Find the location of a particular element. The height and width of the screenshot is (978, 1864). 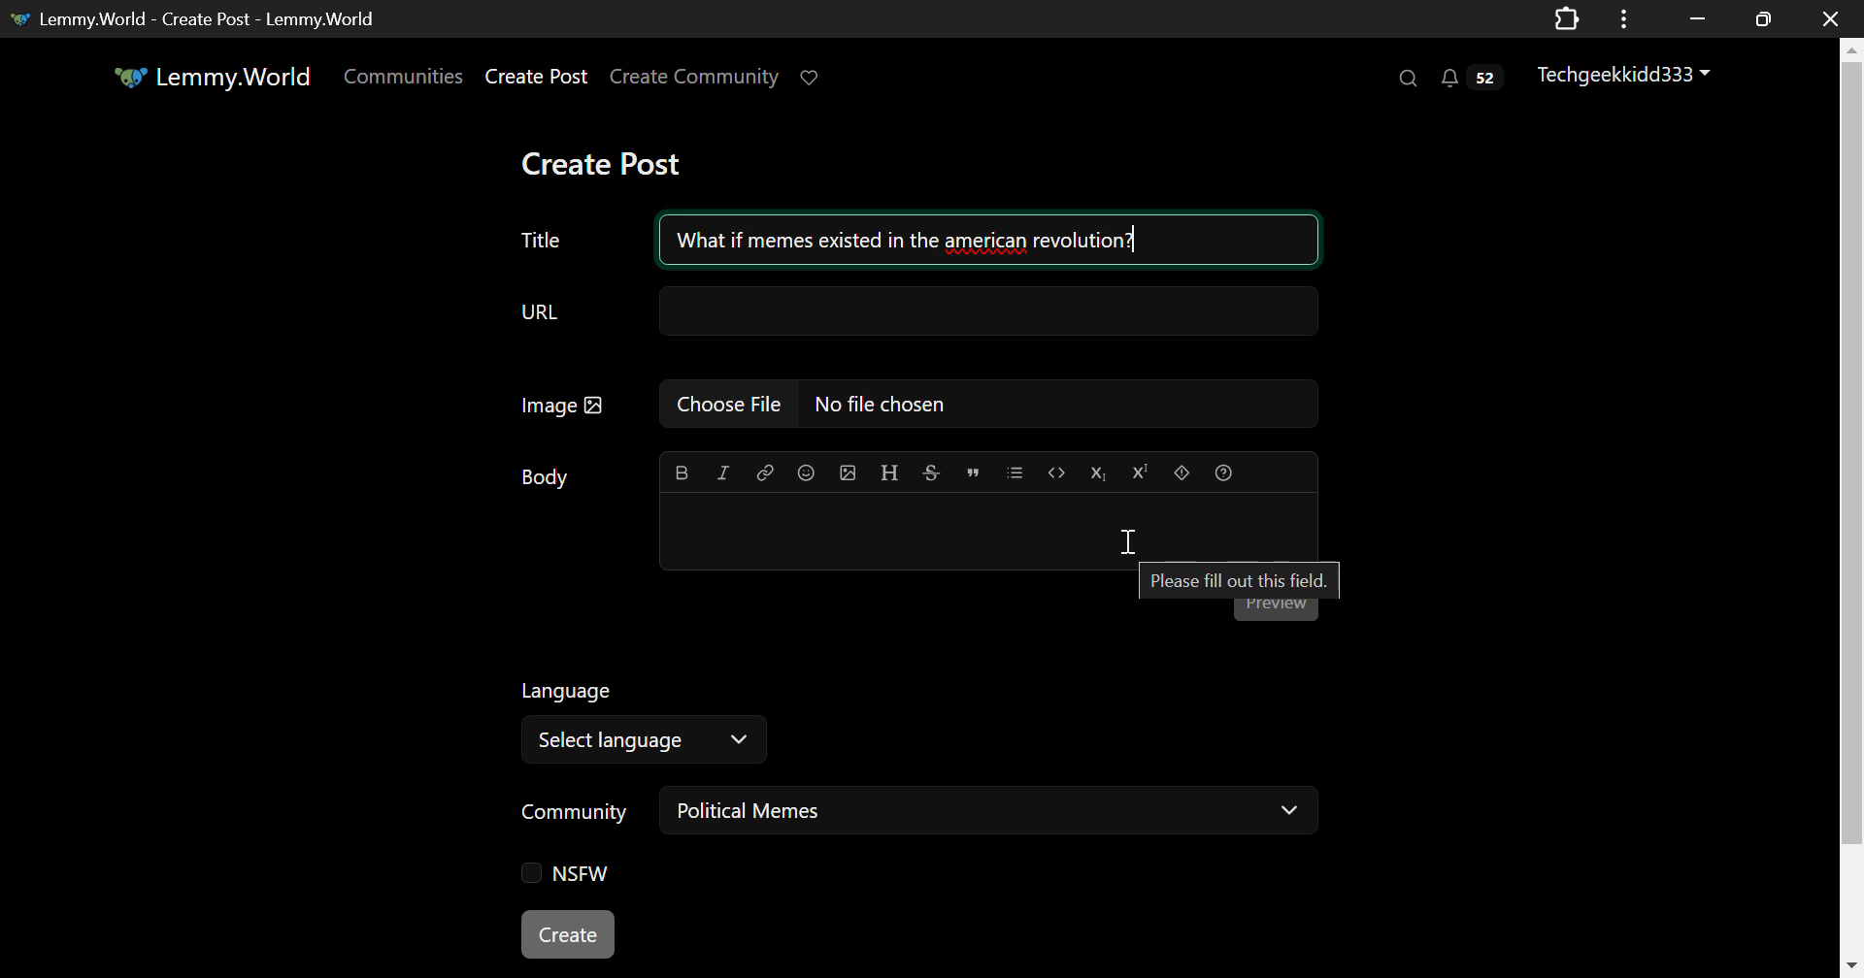

Code is located at coordinates (1056, 472).